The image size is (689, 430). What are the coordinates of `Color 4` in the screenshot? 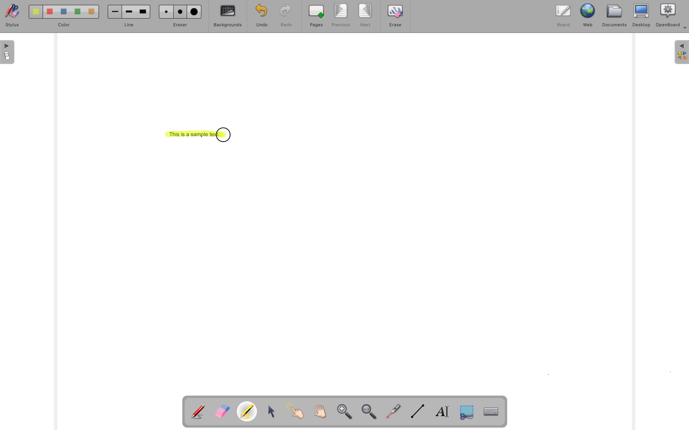 It's located at (78, 12).